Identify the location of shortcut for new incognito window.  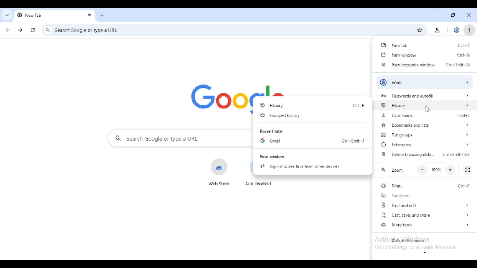
(458, 65).